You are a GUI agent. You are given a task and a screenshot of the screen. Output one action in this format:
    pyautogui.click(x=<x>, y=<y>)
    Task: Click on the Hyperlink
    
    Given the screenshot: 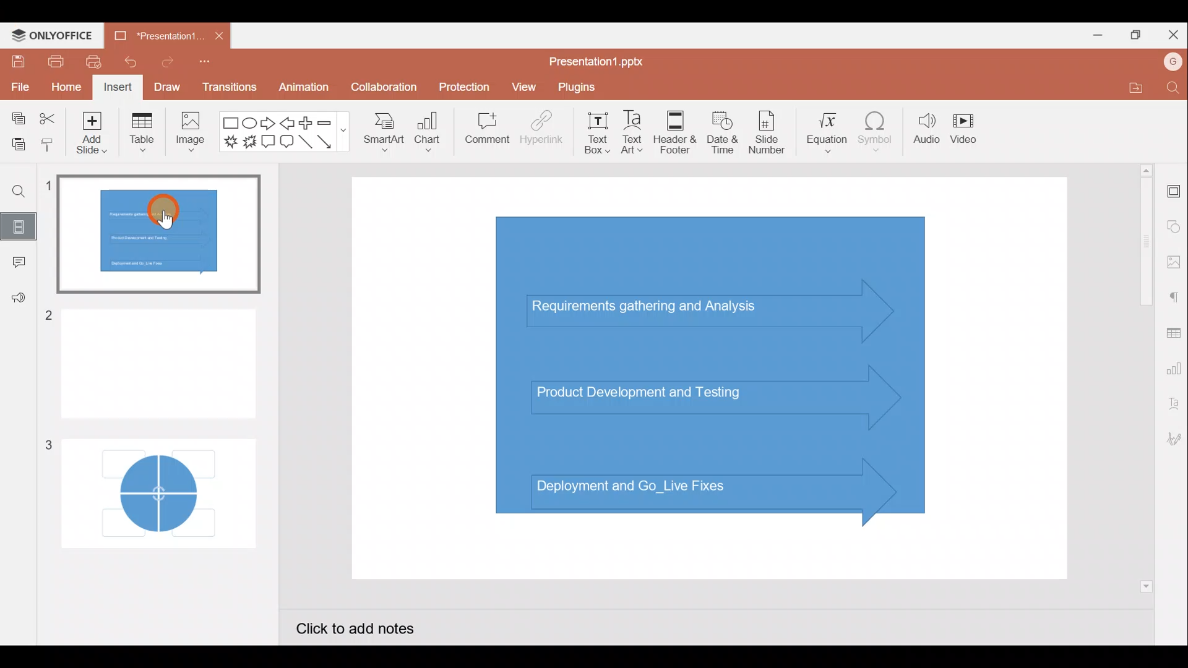 What is the action you would take?
    pyautogui.click(x=541, y=132)
    